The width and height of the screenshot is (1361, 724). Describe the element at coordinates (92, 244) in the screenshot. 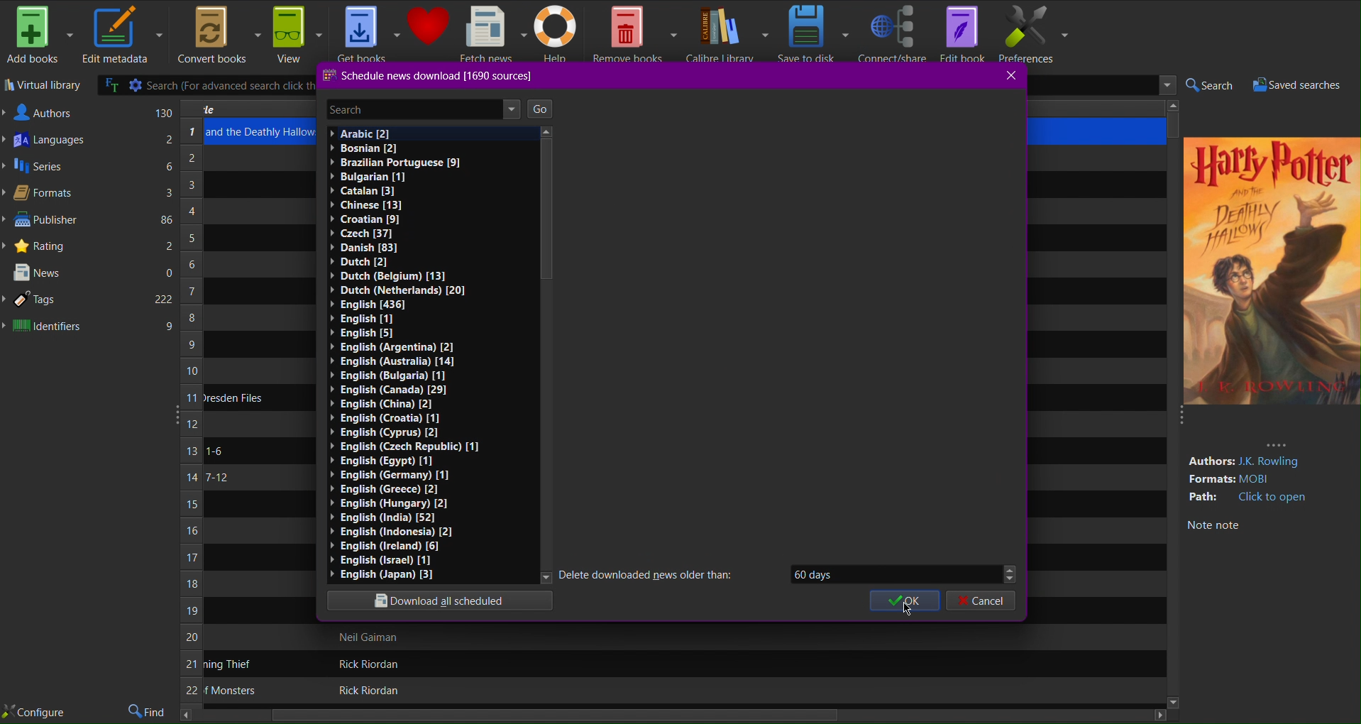

I see `Rating` at that location.